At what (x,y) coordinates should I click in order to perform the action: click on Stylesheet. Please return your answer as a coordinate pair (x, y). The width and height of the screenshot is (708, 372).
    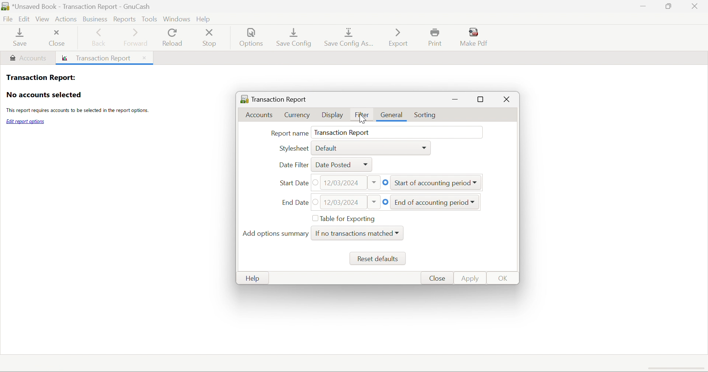
    Looking at the image, I should click on (294, 148).